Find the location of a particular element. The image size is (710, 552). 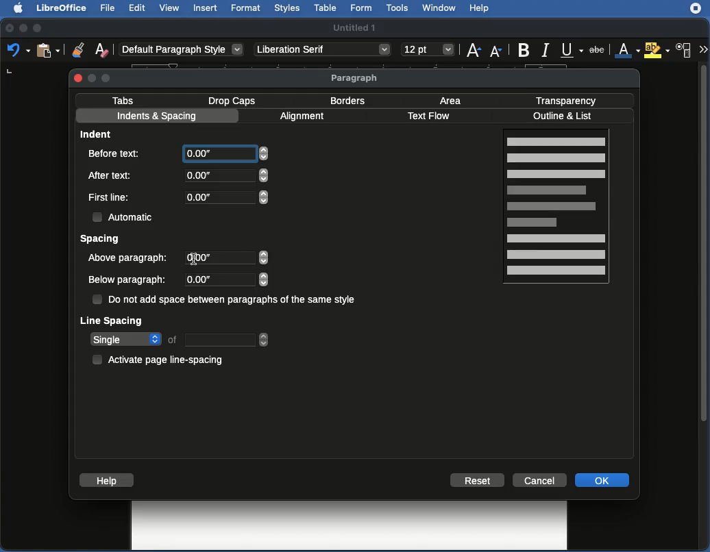

View is located at coordinates (171, 9).